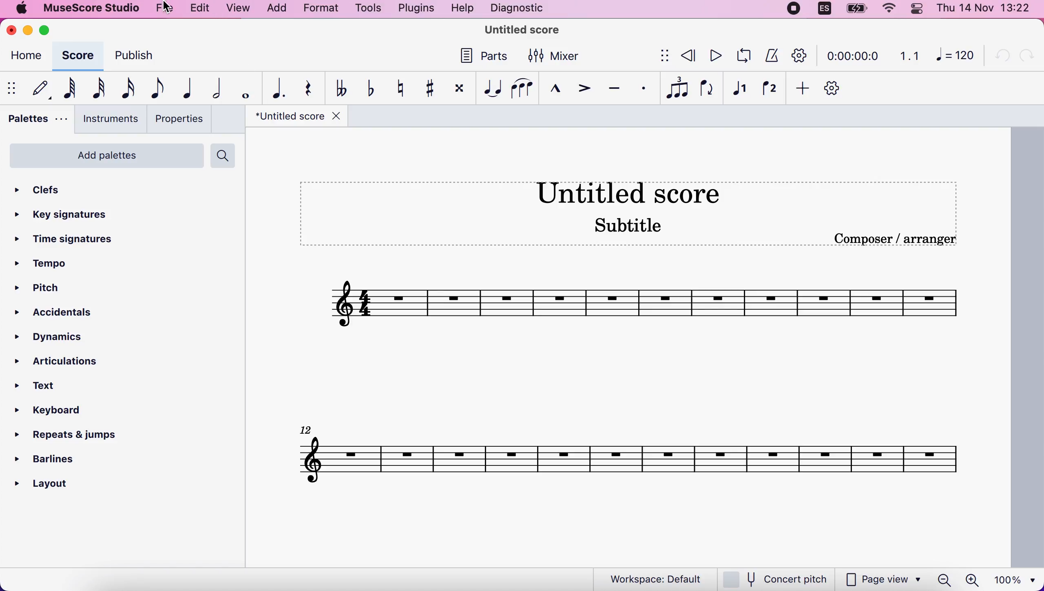  What do you see at coordinates (55, 262) in the screenshot?
I see `tempo` at bounding box center [55, 262].